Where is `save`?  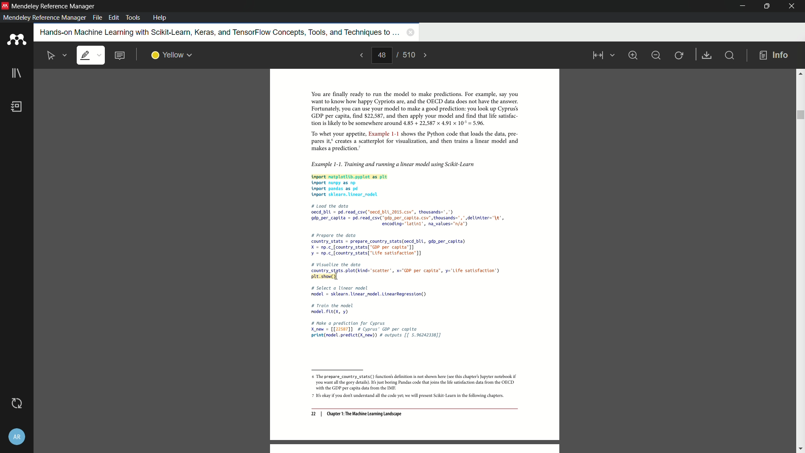
save is located at coordinates (707, 56).